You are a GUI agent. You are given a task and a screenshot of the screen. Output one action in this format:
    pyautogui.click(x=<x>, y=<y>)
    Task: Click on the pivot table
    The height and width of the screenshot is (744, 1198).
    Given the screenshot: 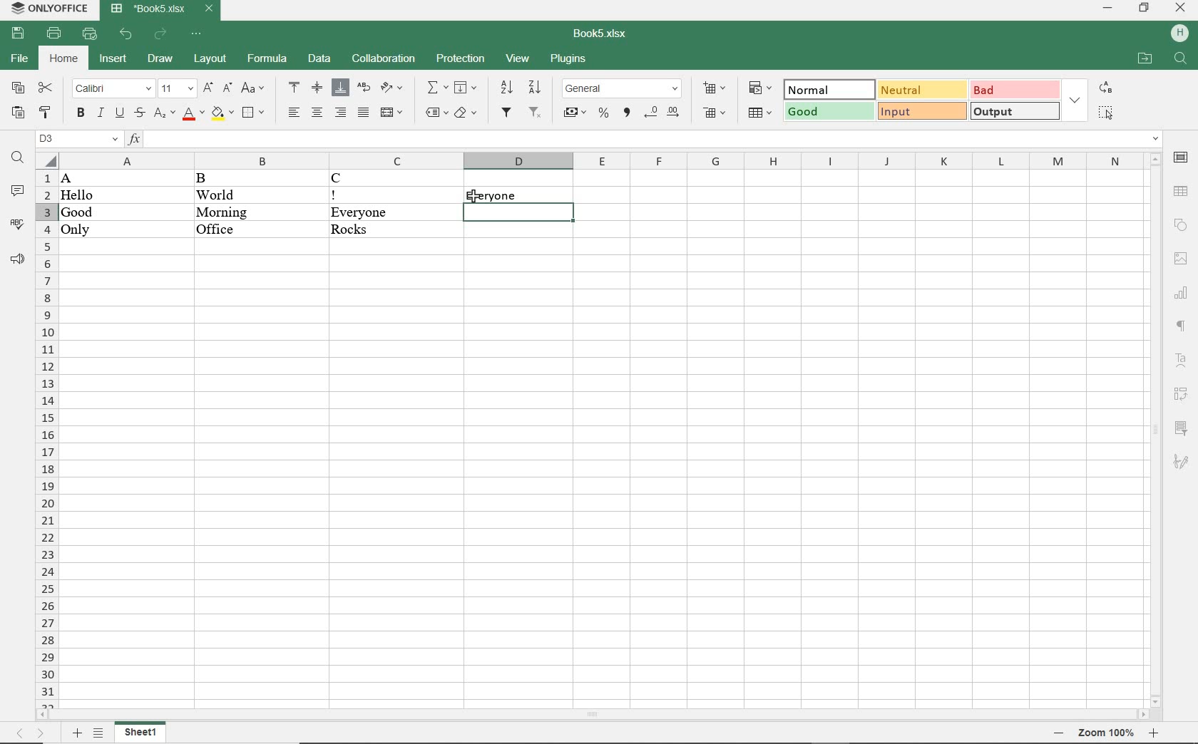 What is the action you would take?
    pyautogui.click(x=1182, y=395)
    